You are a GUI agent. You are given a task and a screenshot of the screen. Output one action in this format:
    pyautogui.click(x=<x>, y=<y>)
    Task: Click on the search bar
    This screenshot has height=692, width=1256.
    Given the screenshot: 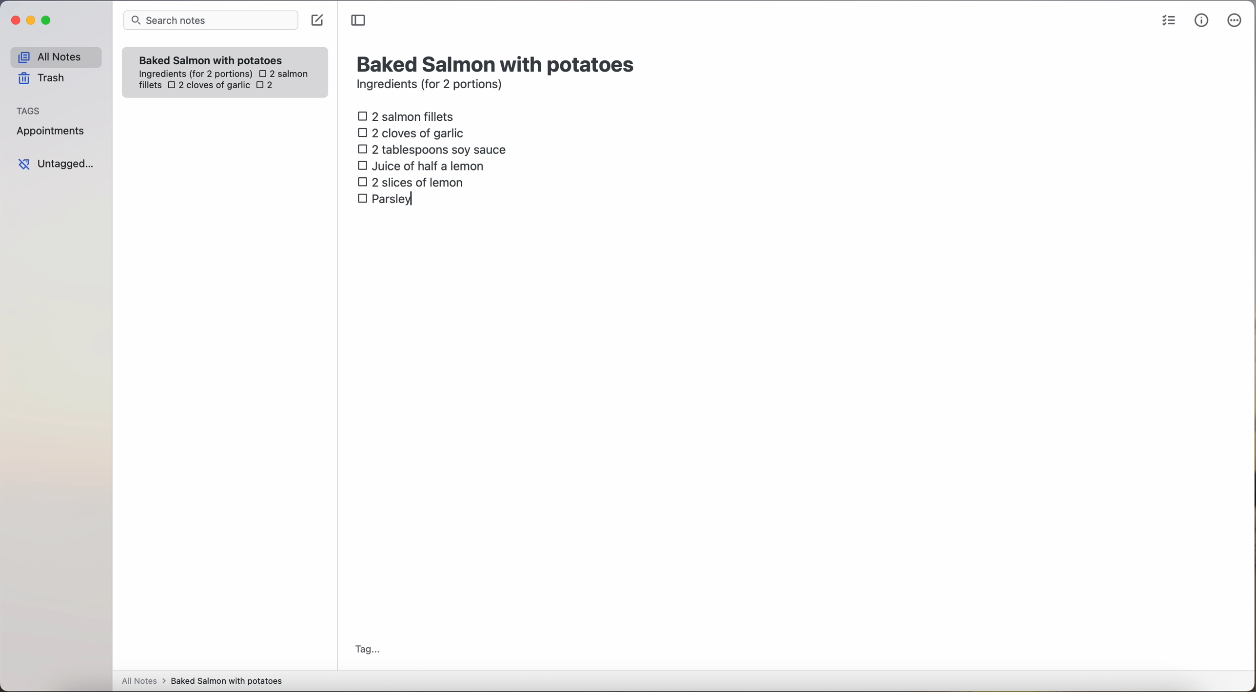 What is the action you would take?
    pyautogui.click(x=210, y=21)
    